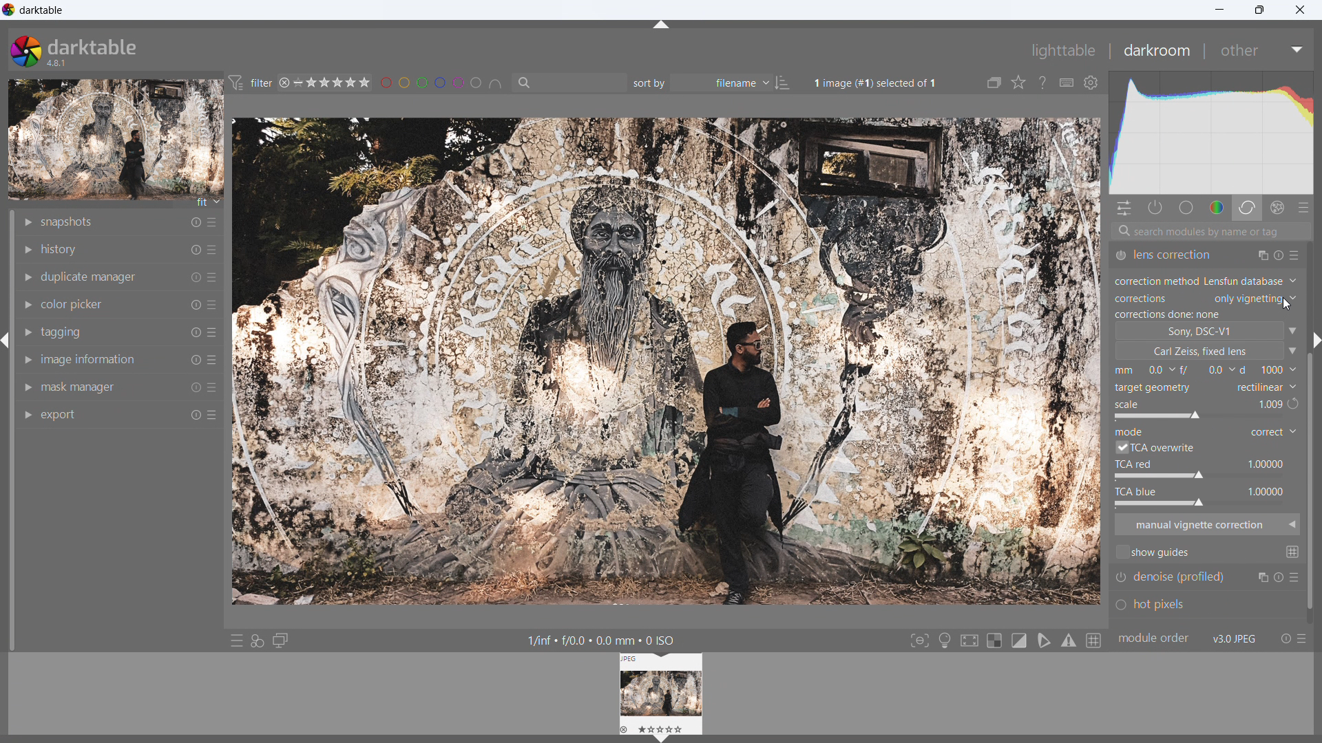 Image resolution: width=1322 pixels, height=743 pixels. What do you see at coordinates (1261, 387) in the screenshot?
I see `target geometry` at bounding box center [1261, 387].